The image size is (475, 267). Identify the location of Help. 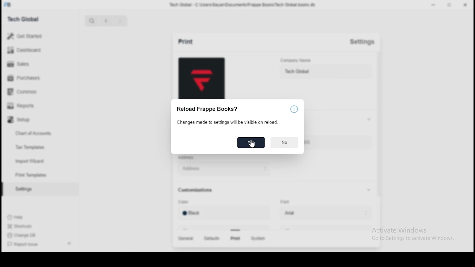
(21, 218).